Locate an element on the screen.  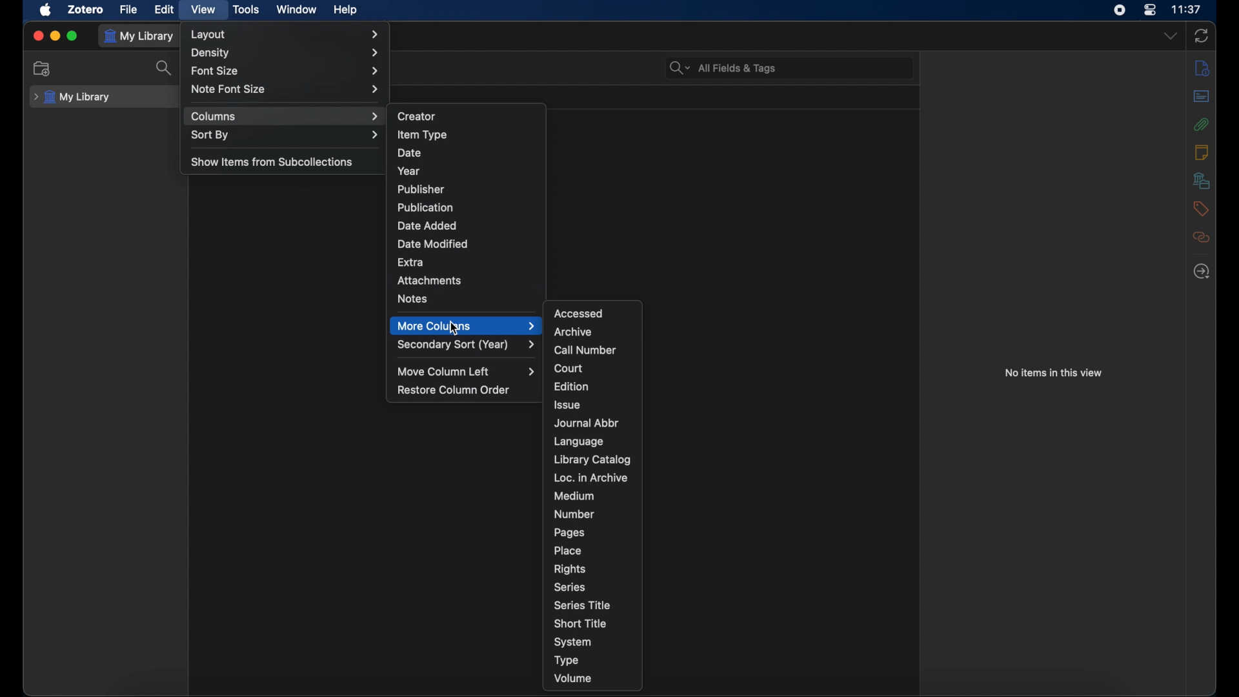
medium is located at coordinates (574, 496).